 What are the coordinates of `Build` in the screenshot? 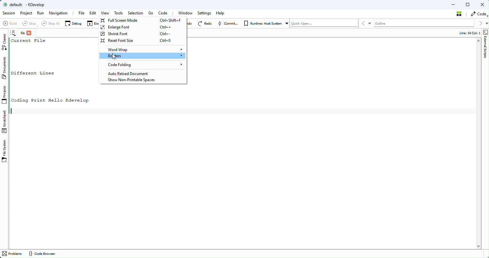 It's located at (10, 24).